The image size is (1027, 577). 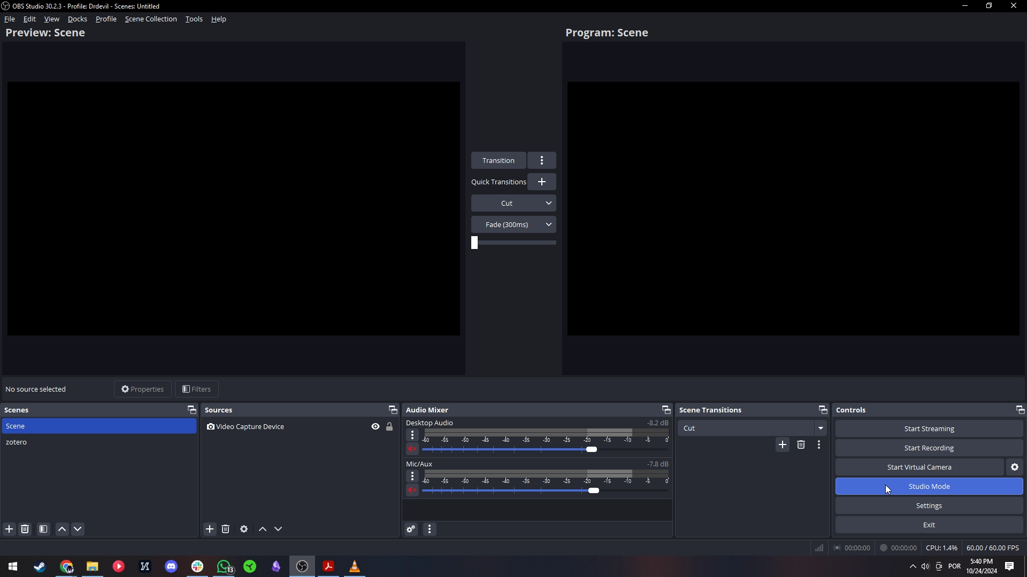 I want to click on Scene transition options, so click(x=821, y=428).